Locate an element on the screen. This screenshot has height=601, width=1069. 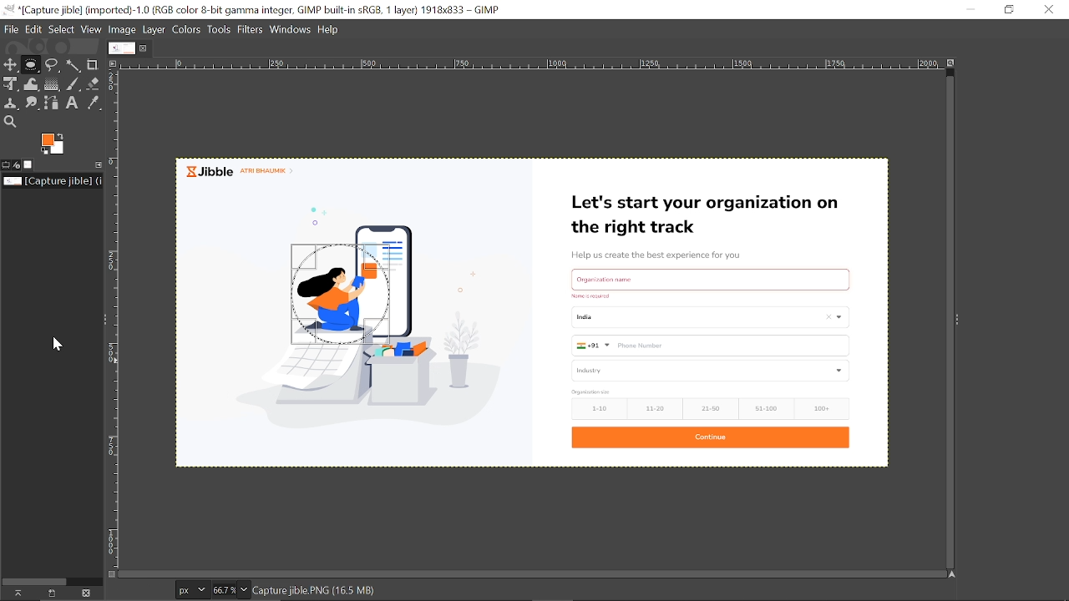
raise this images display is located at coordinates (15, 593).